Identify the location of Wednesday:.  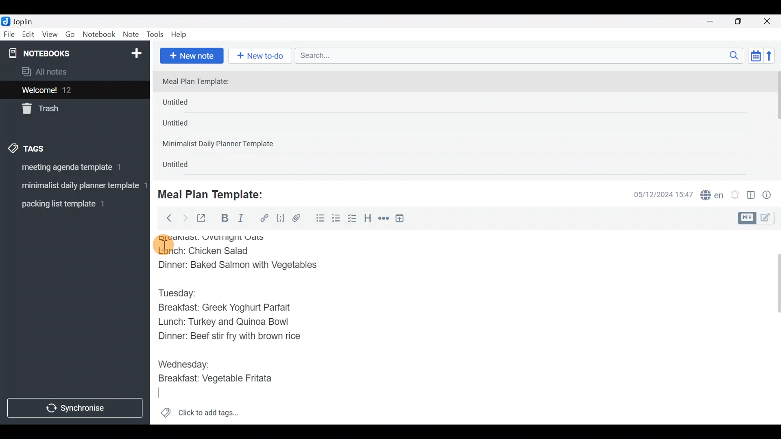
(185, 362).